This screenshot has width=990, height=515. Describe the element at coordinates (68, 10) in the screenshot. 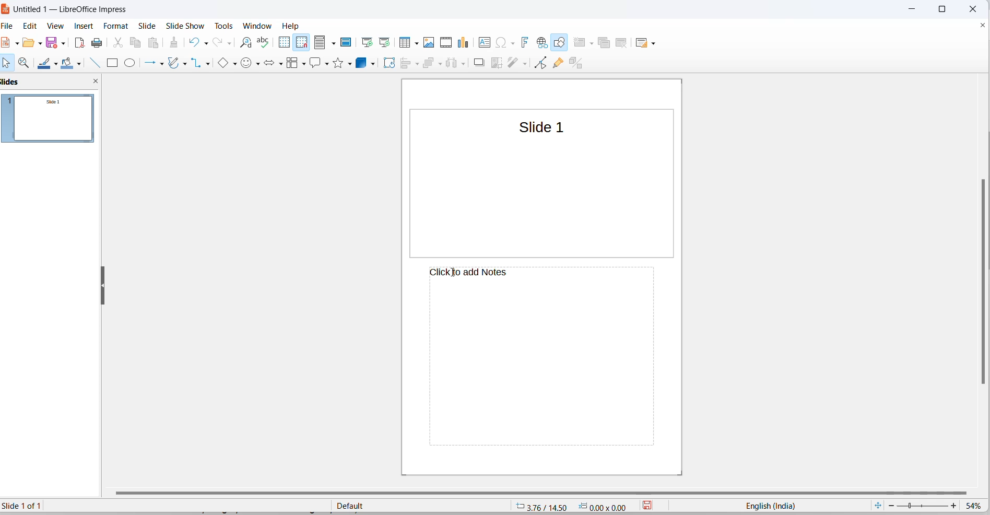

I see `file title` at that location.